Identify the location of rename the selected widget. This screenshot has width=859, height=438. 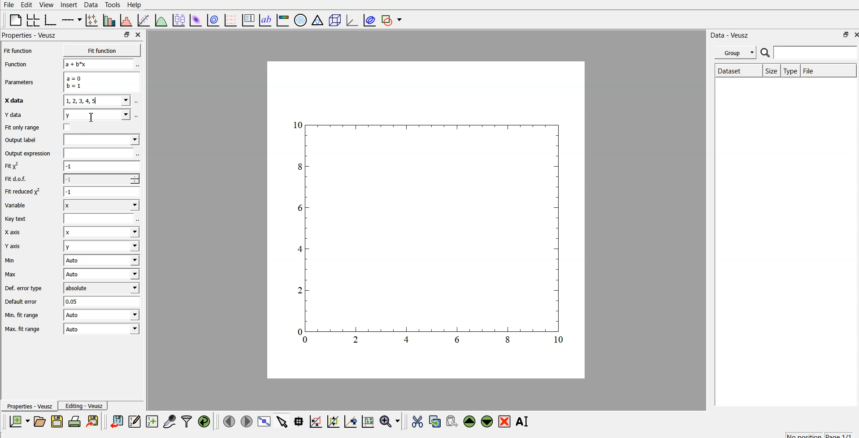
(525, 421).